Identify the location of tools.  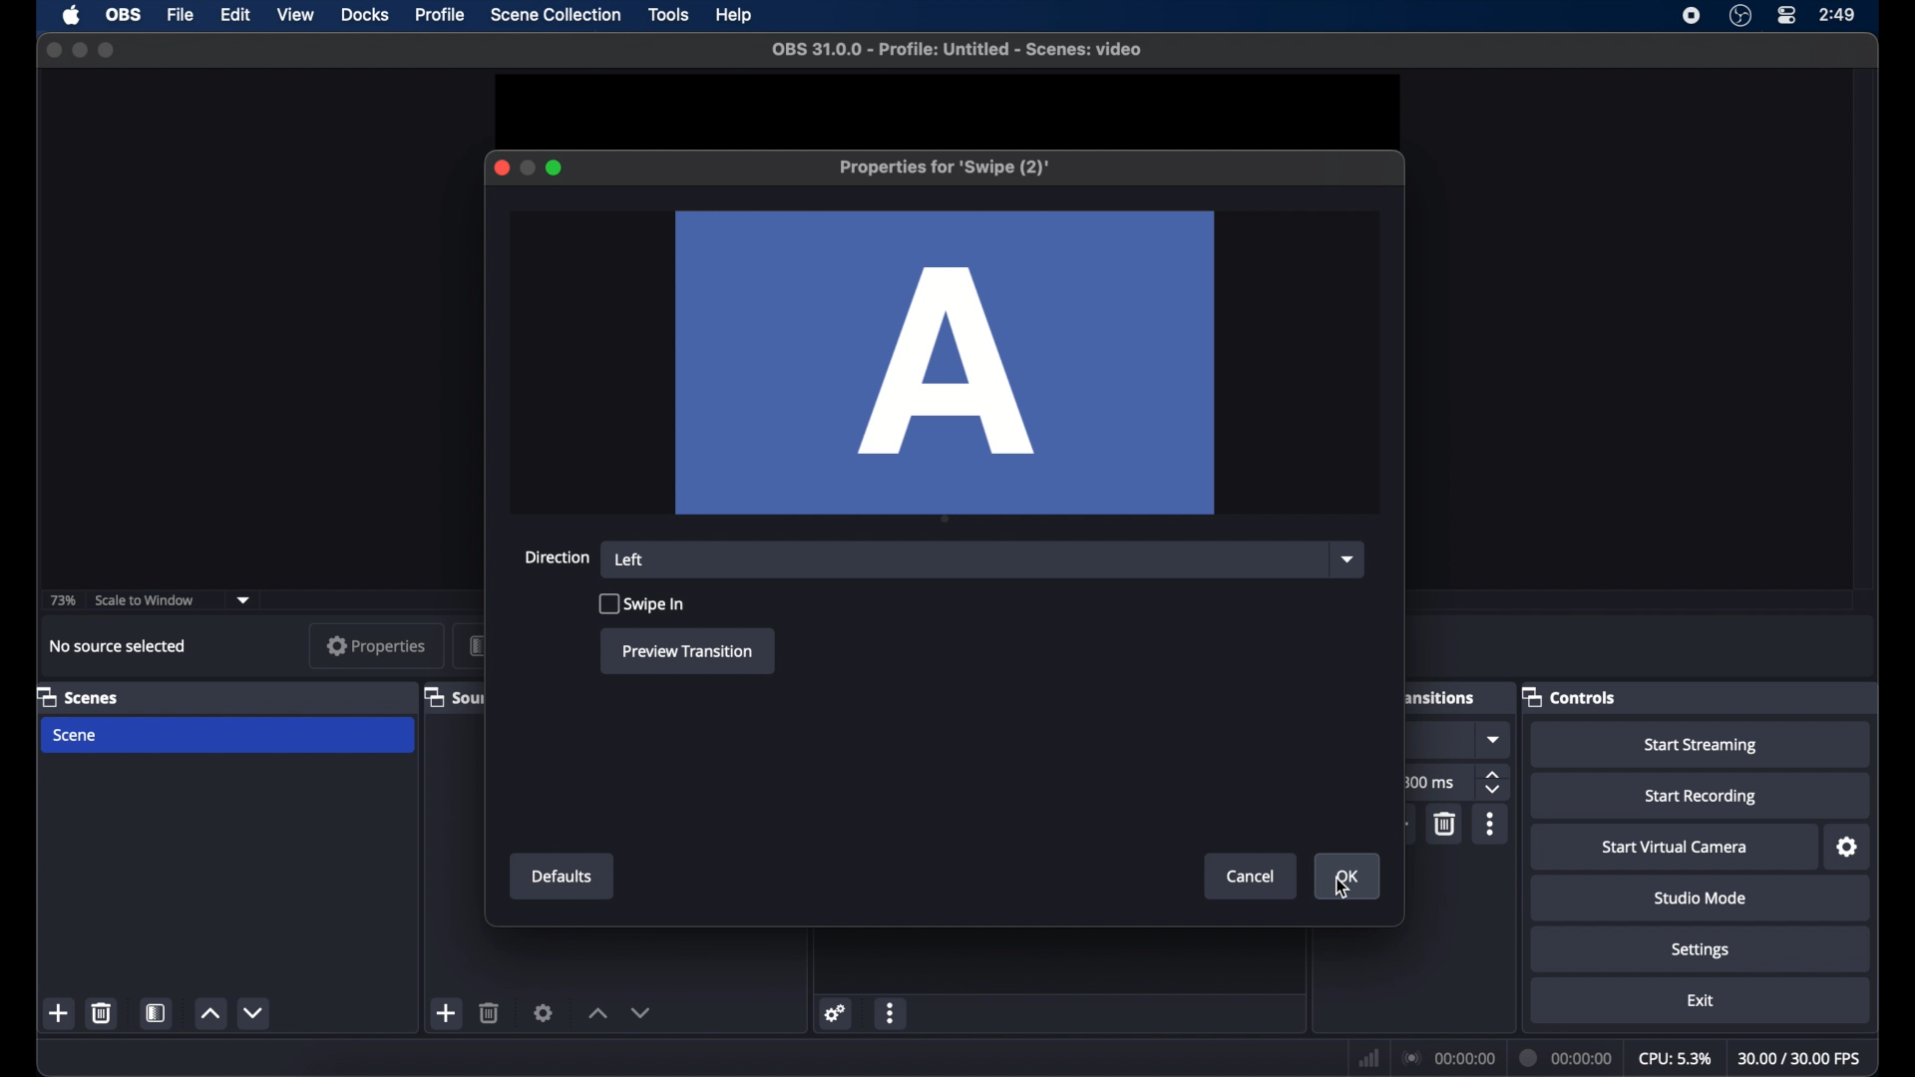
(669, 14).